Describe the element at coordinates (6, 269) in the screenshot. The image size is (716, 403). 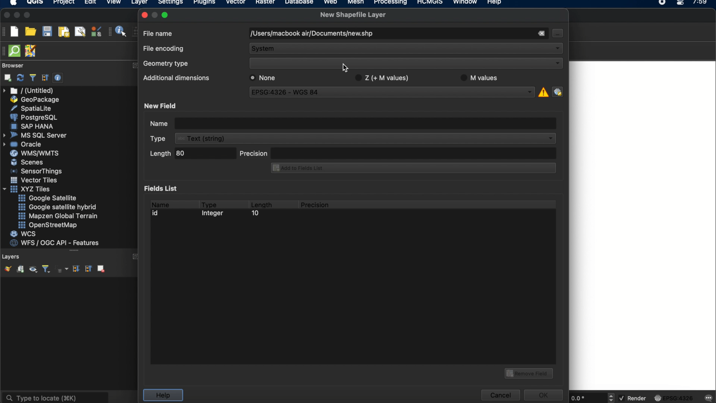
I see `open the layer` at that location.